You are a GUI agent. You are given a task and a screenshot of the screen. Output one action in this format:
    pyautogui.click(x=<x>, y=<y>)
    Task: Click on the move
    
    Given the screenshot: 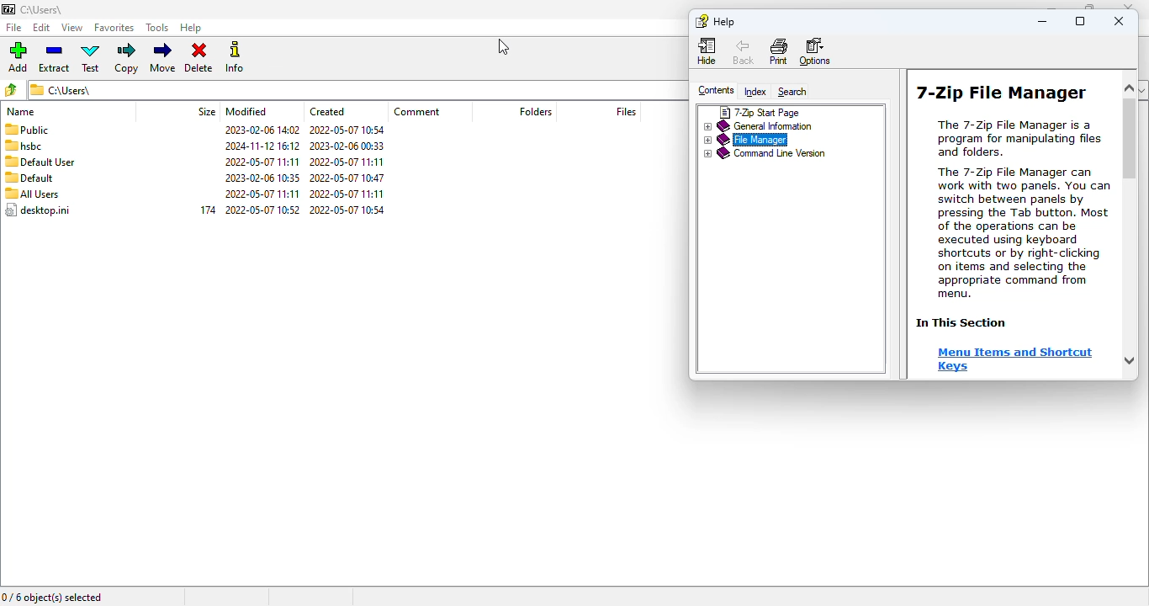 What is the action you would take?
    pyautogui.click(x=162, y=59)
    